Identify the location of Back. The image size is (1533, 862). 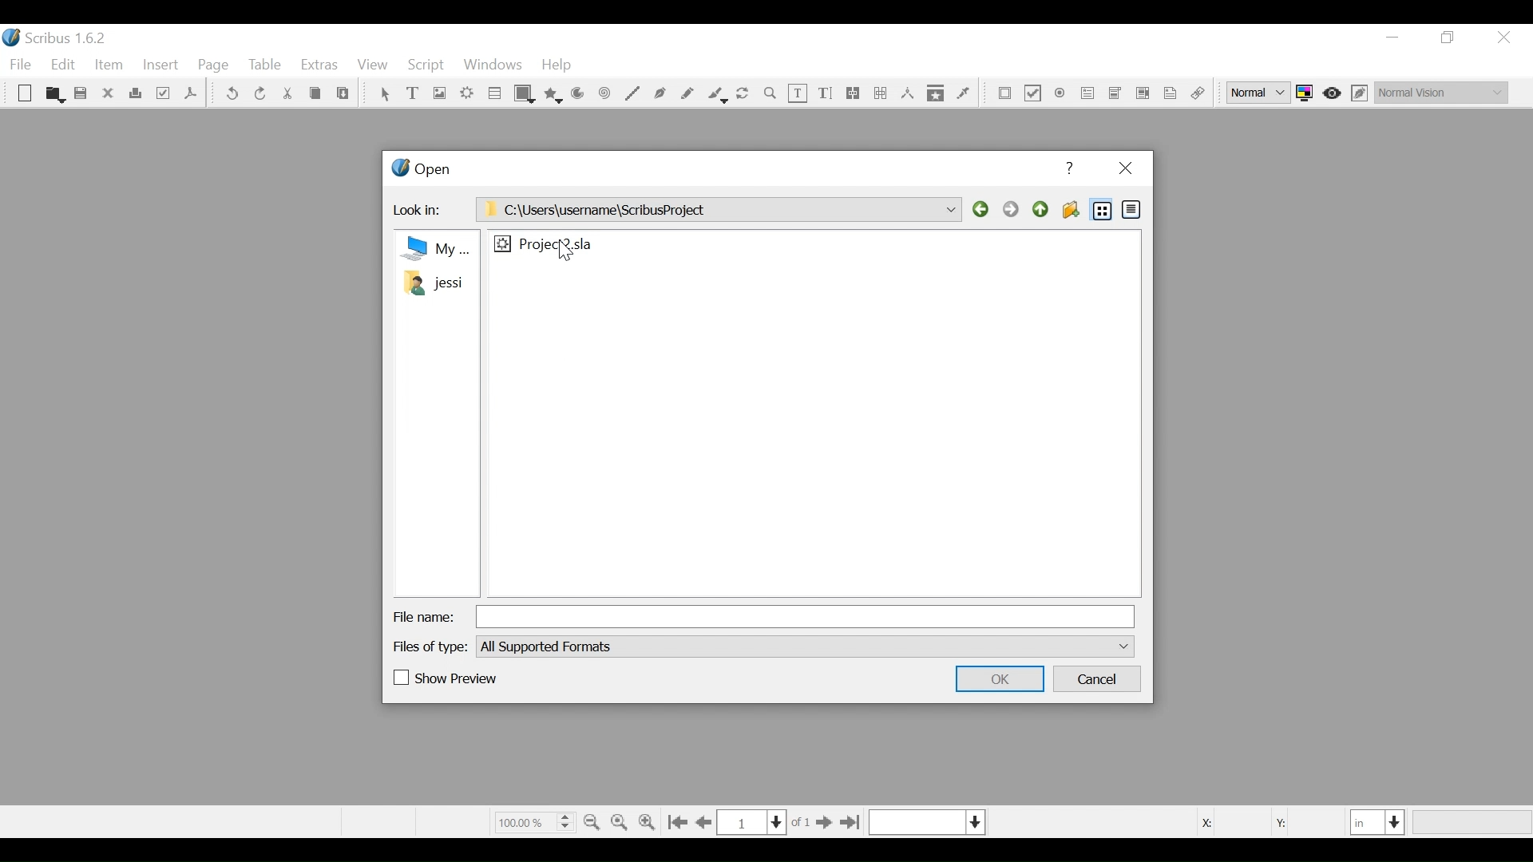
(983, 210).